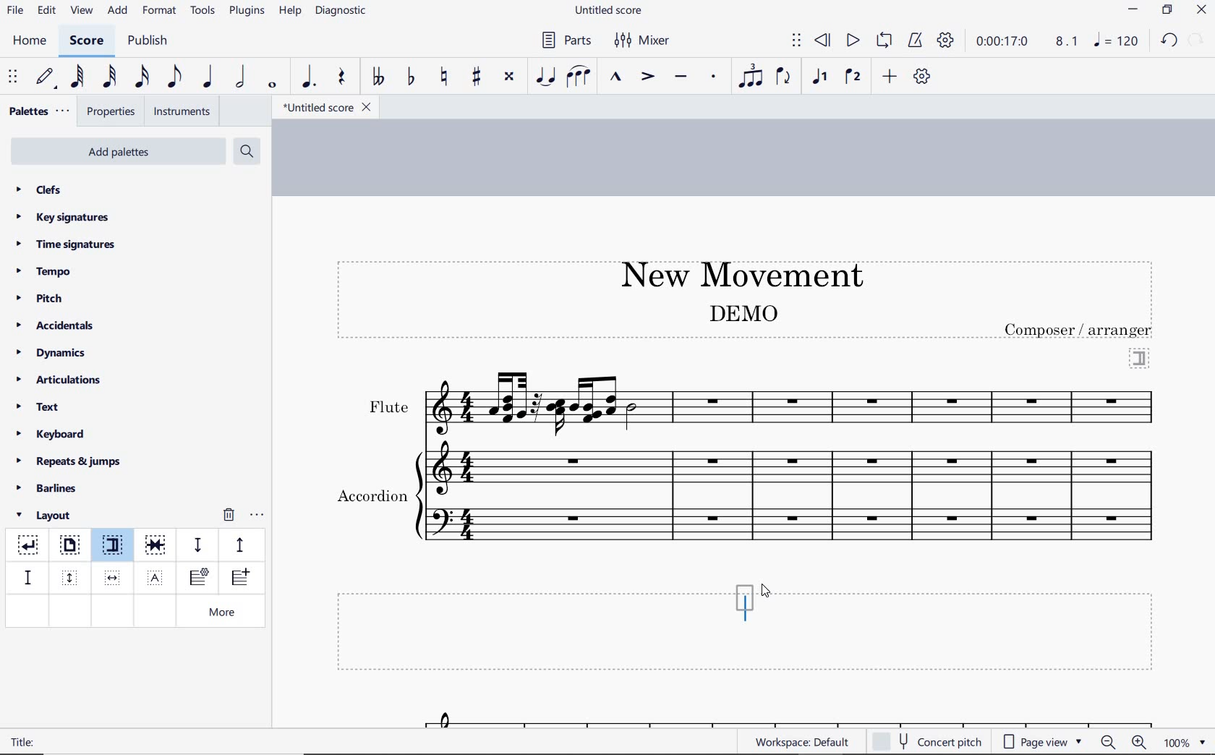 The height and width of the screenshot is (755, 1215). Describe the element at coordinates (795, 402) in the screenshot. I see `Instrument: Flute` at that location.